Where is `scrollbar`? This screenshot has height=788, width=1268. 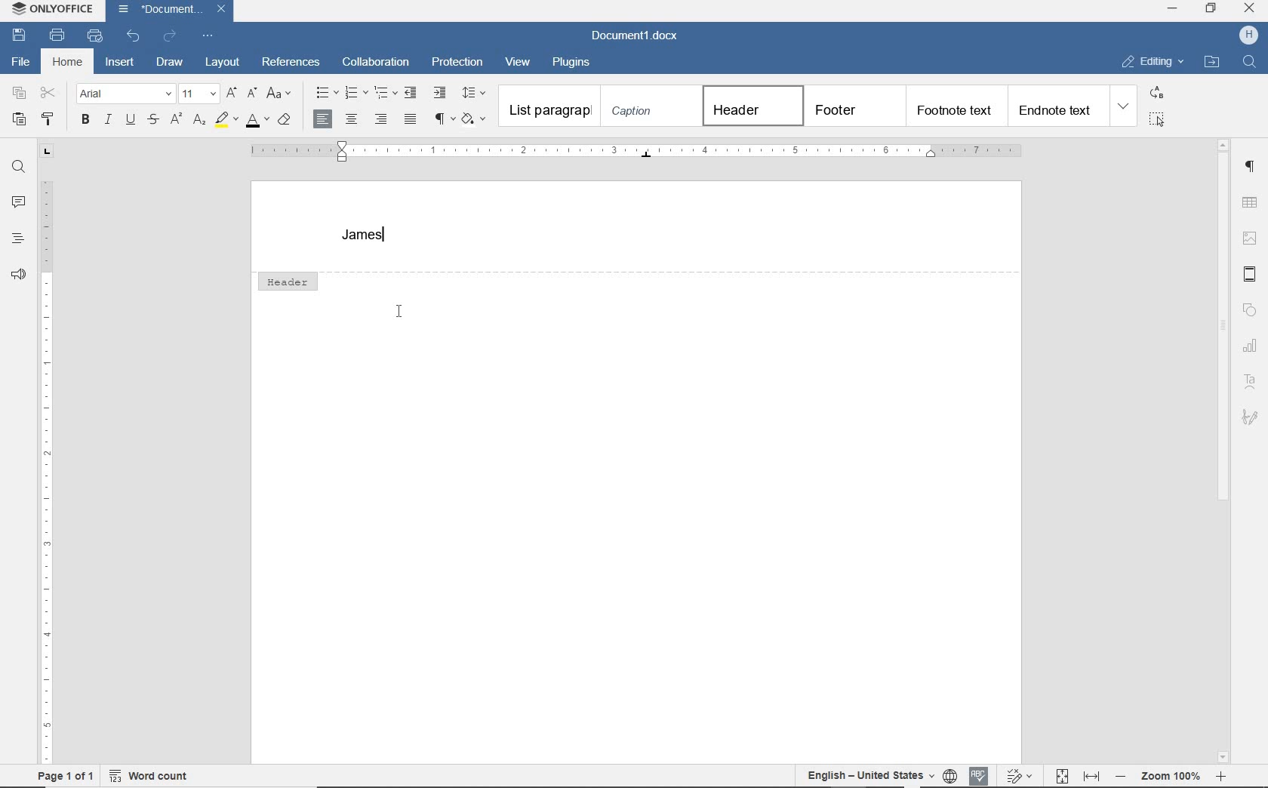 scrollbar is located at coordinates (1223, 451).